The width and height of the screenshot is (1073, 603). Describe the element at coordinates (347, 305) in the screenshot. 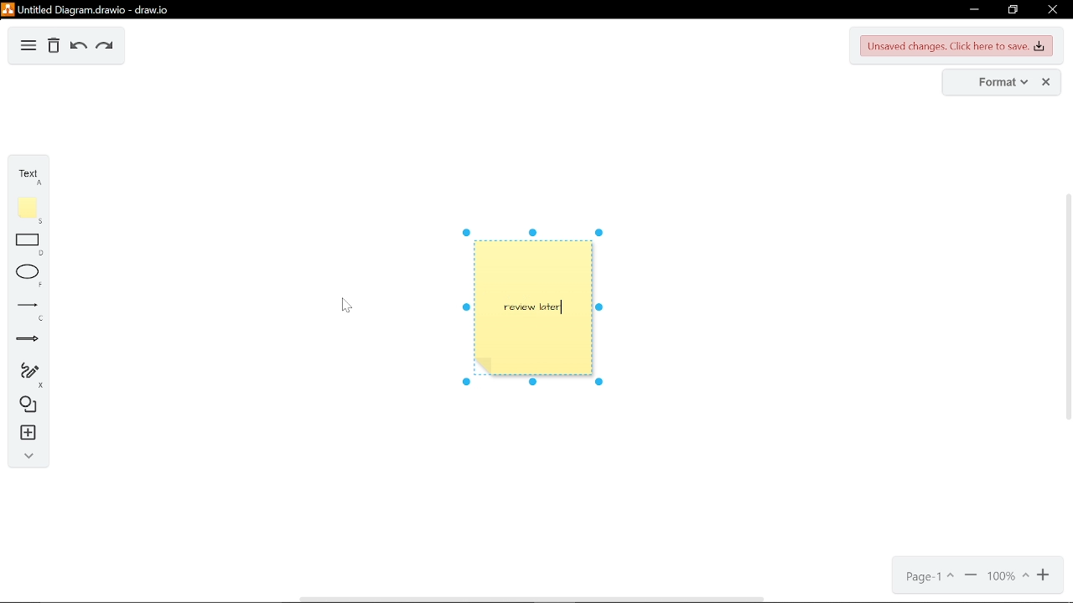

I see `Cursor` at that location.